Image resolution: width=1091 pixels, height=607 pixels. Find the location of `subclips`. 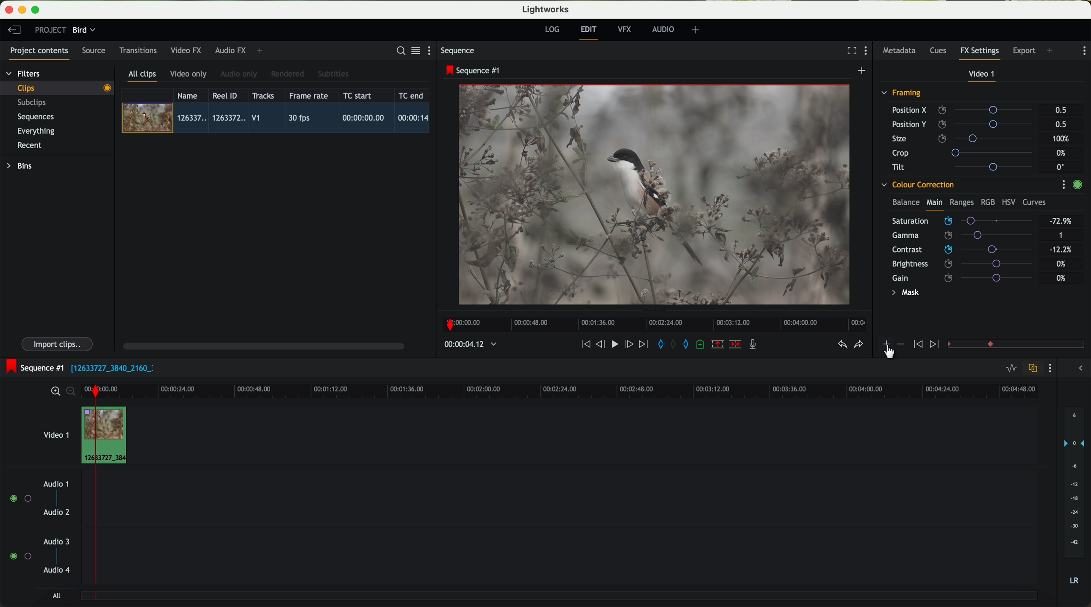

subclips is located at coordinates (34, 103).